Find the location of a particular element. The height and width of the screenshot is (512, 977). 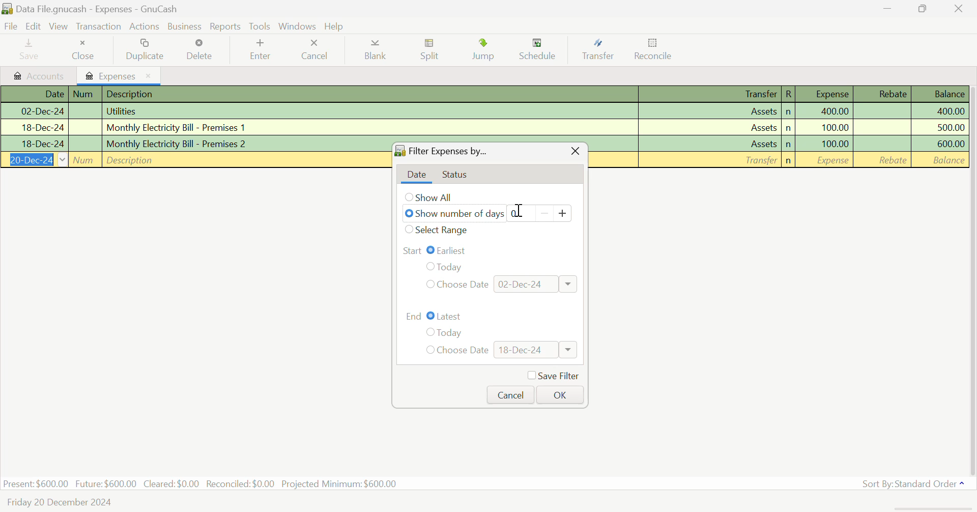

OK is located at coordinates (560, 395).